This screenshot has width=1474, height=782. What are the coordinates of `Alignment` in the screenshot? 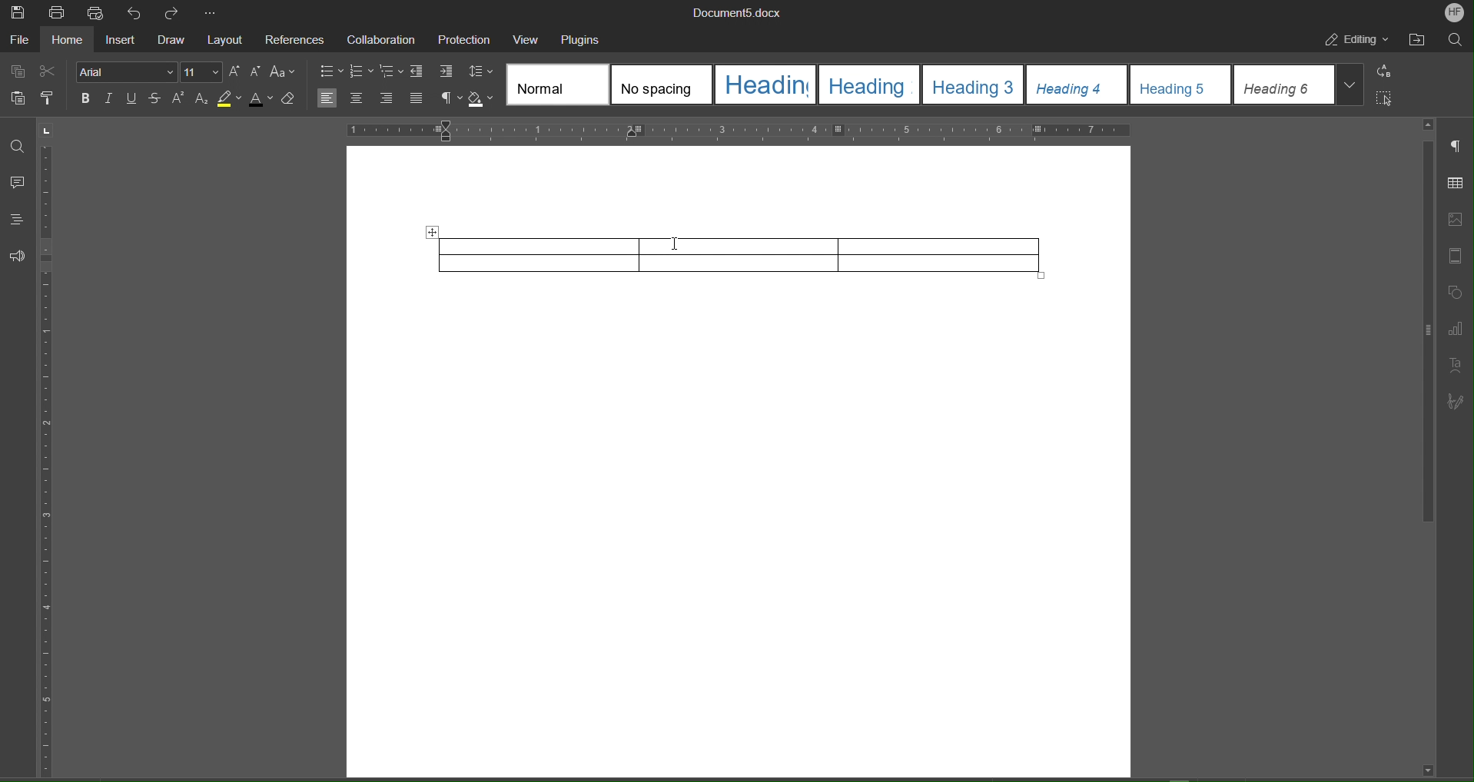 It's located at (370, 98).